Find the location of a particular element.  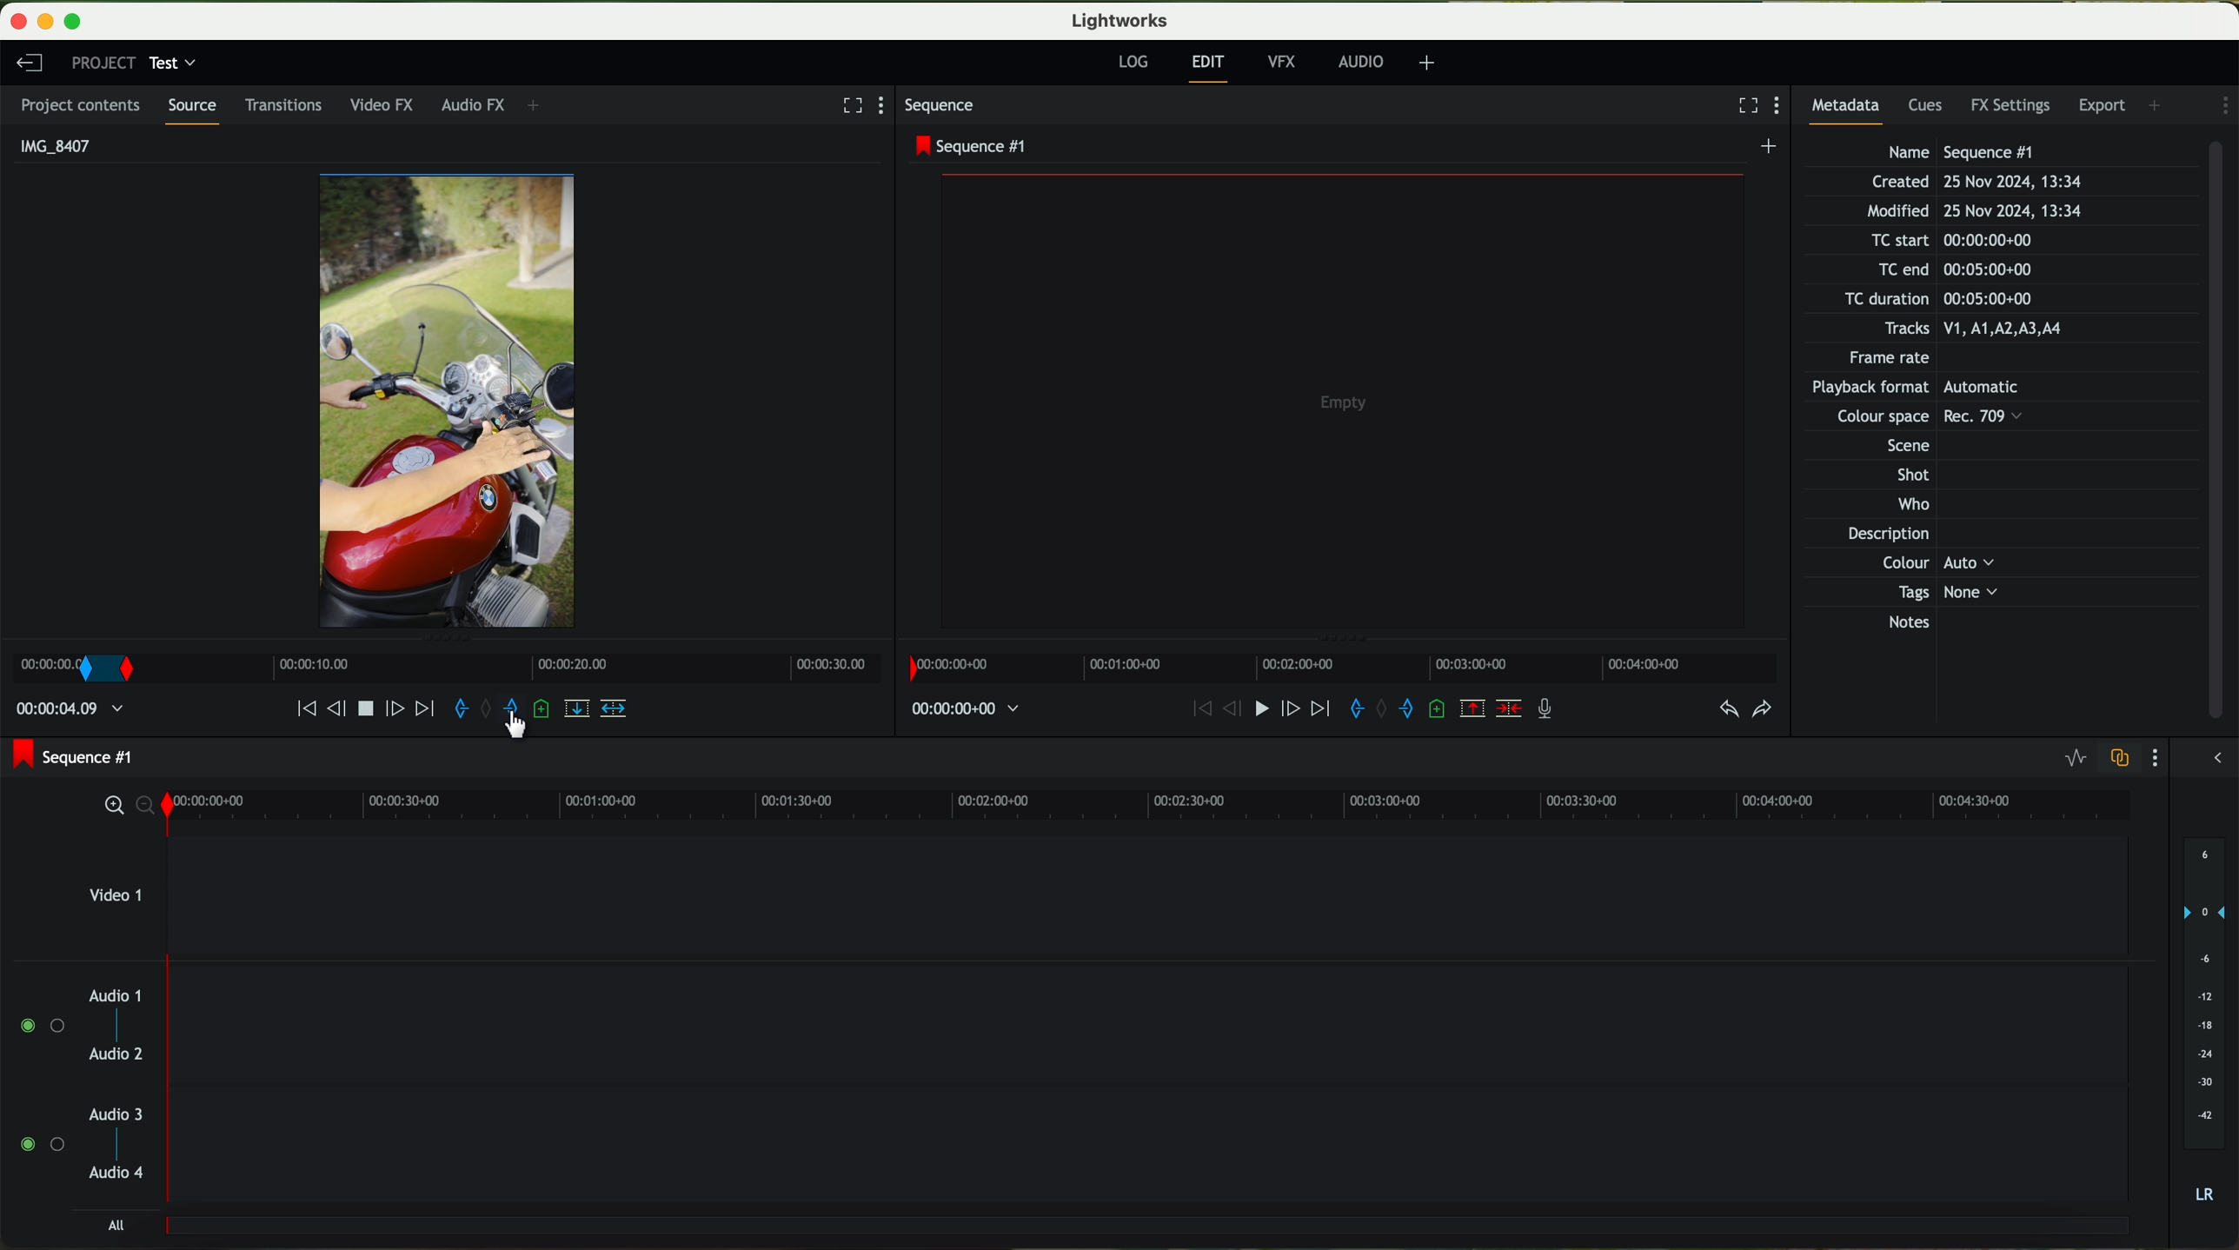

move backward is located at coordinates (296, 709).